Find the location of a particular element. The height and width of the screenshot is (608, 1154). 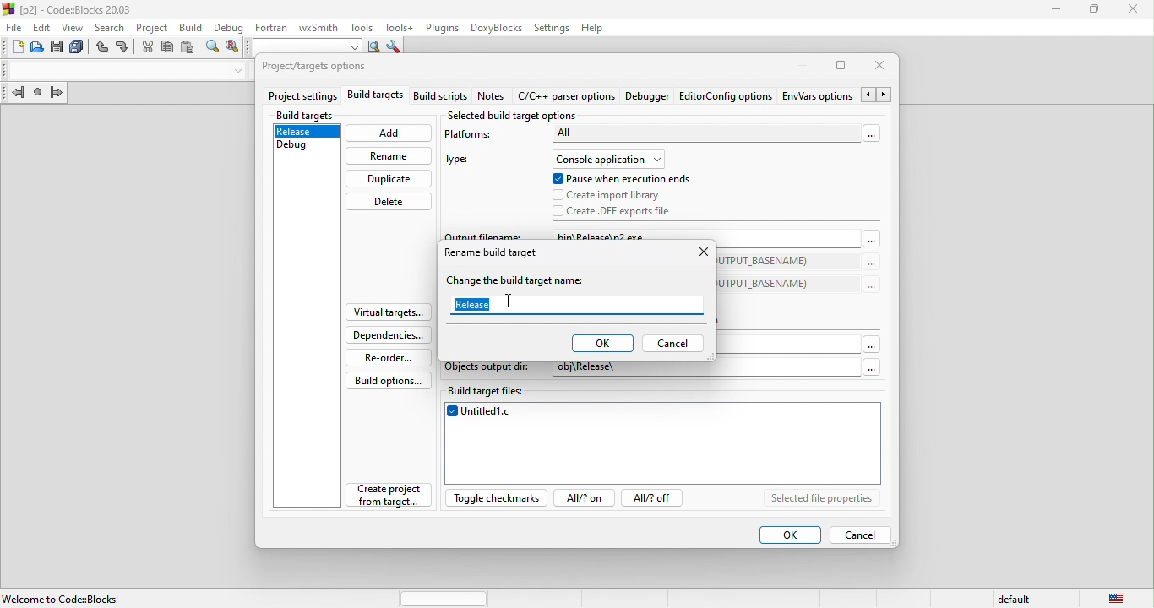

welcome to code blocks is located at coordinates (68, 597).